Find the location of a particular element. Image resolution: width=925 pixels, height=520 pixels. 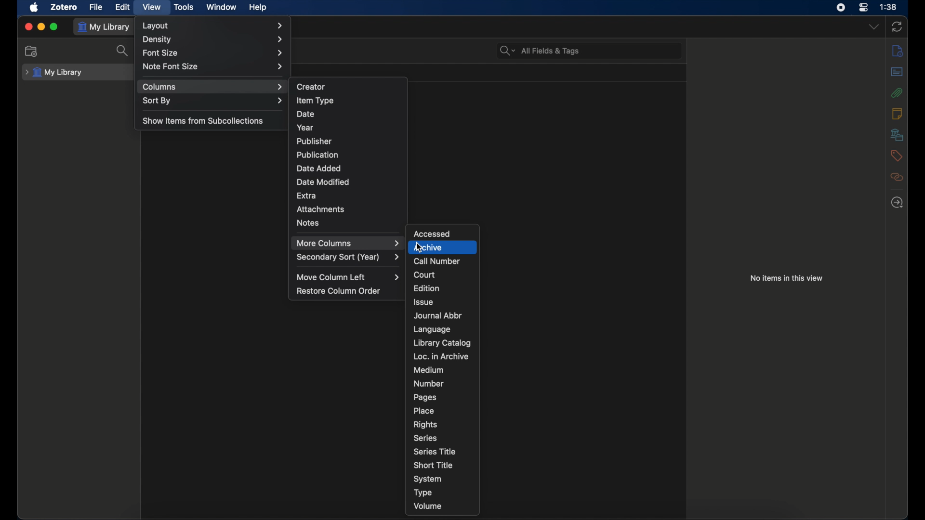

minimize is located at coordinates (41, 27).